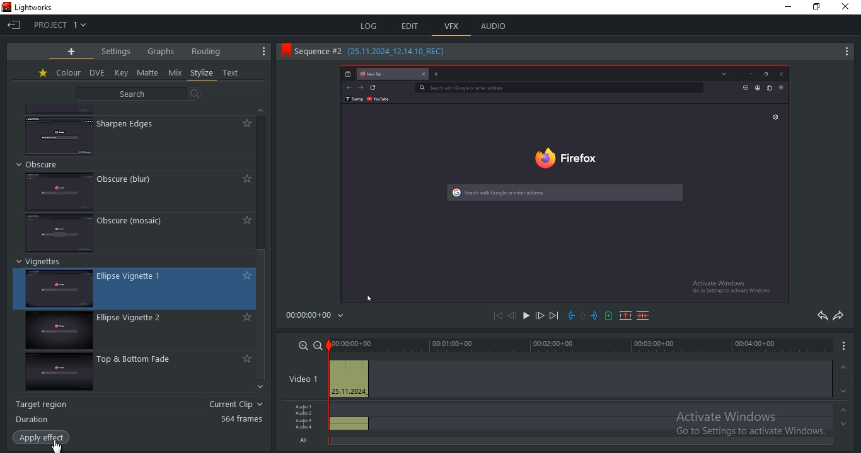 This screenshot has height=453, width=861. Describe the element at coordinates (330, 383) in the screenshot. I see `Sequence slider` at that location.